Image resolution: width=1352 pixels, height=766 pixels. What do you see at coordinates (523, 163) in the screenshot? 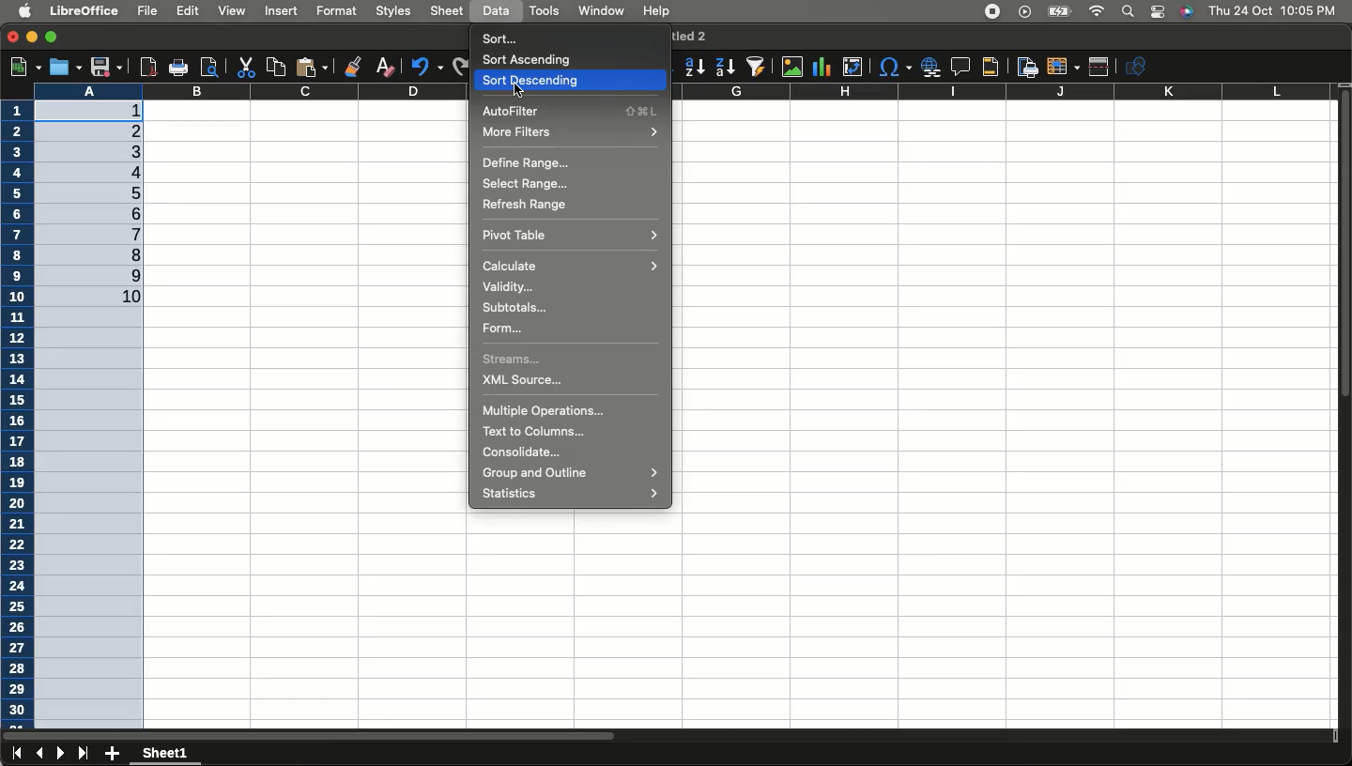
I see `Define range...` at bounding box center [523, 163].